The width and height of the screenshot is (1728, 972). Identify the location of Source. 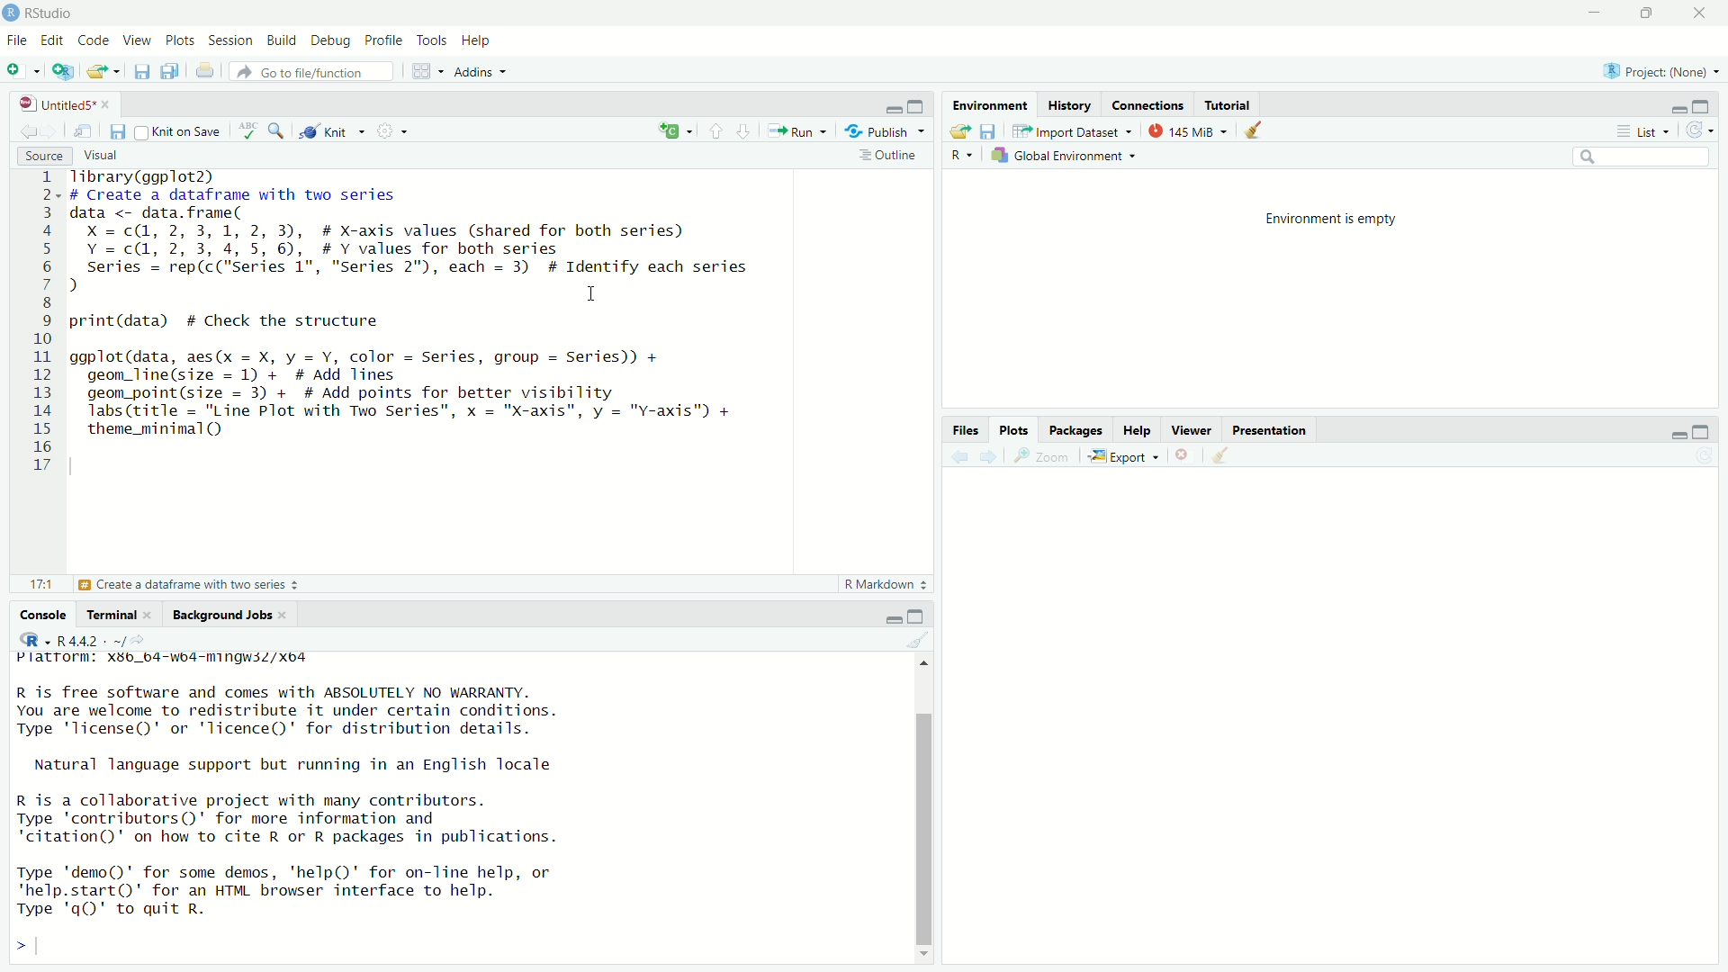
(43, 157).